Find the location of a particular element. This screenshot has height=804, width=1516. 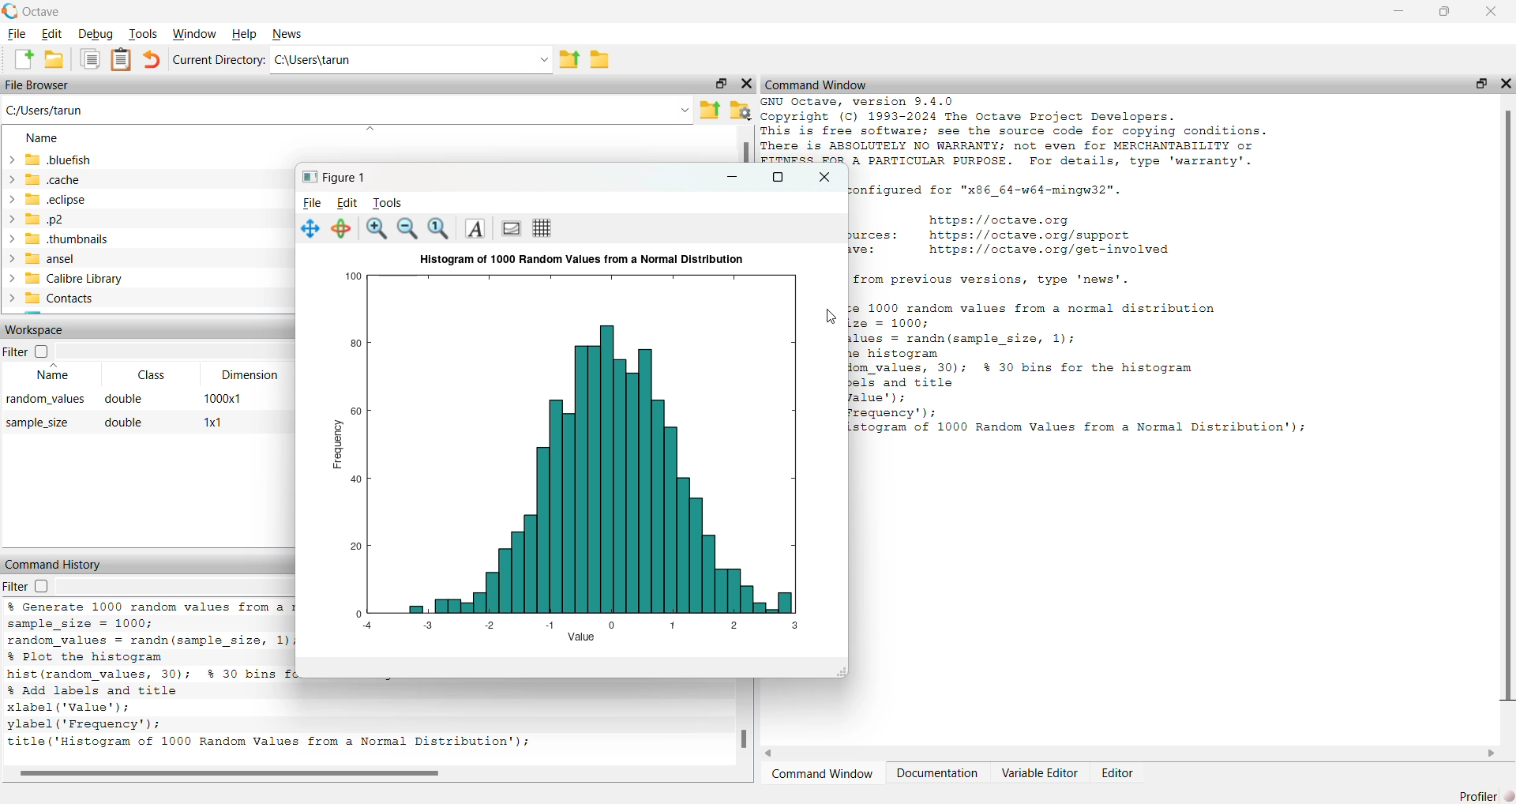

minimize is located at coordinates (733, 178).